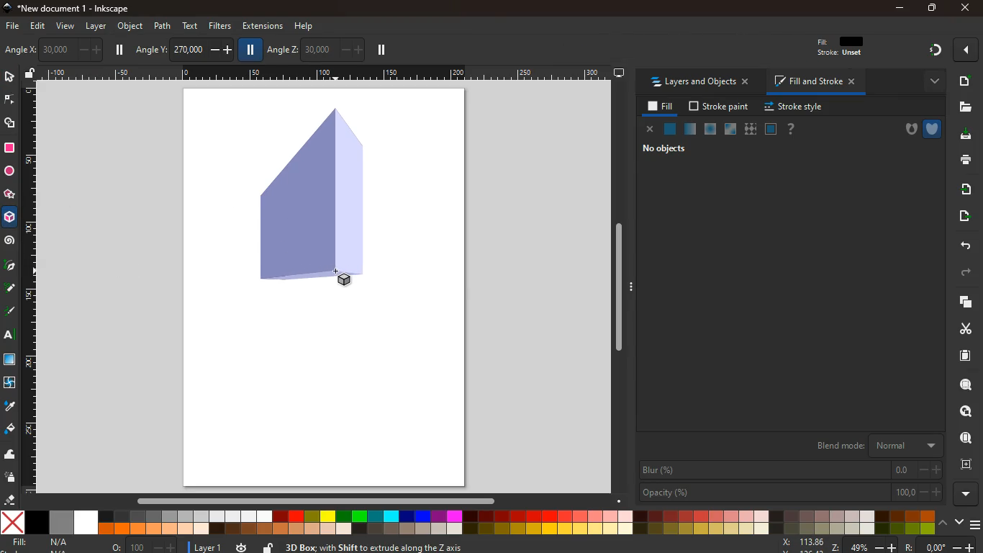  I want to click on armour, so click(932, 128).